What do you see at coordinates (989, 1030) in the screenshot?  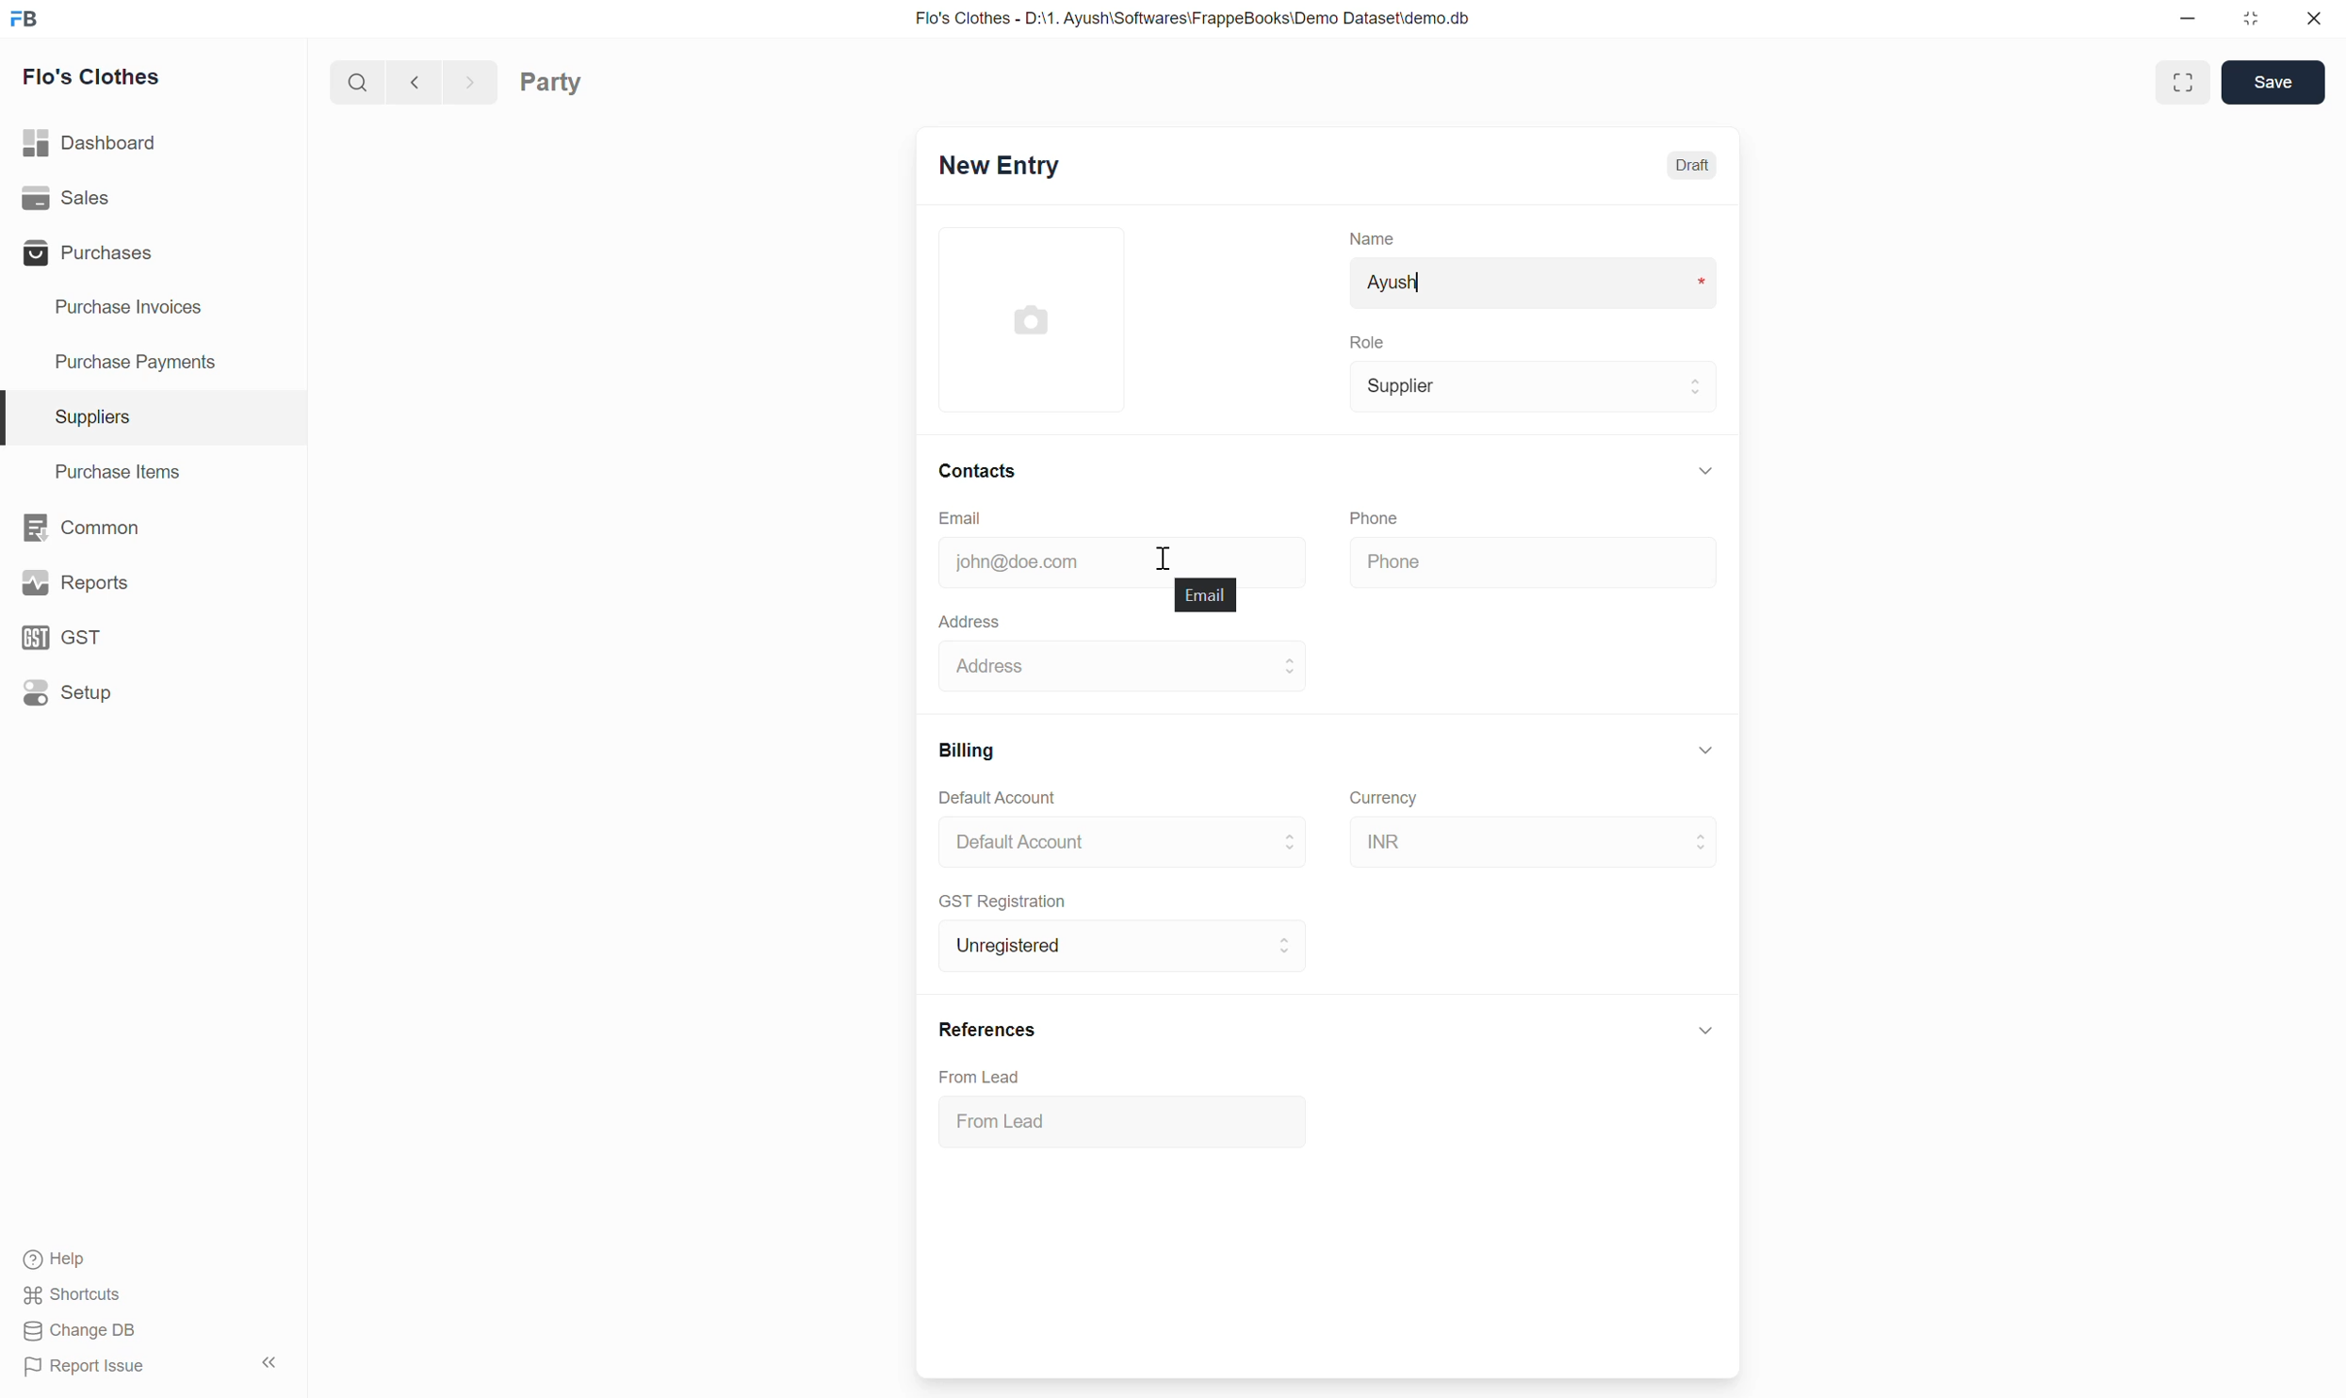 I see `References` at bounding box center [989, 1030].